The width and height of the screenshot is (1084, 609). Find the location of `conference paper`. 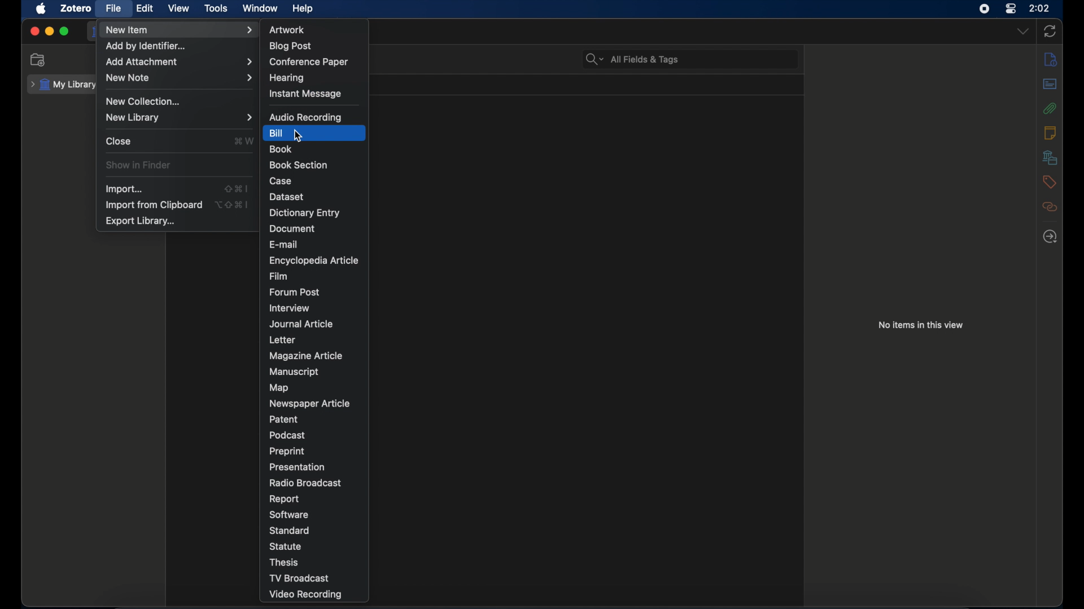

conference paper is located at coordinates (309, 63).